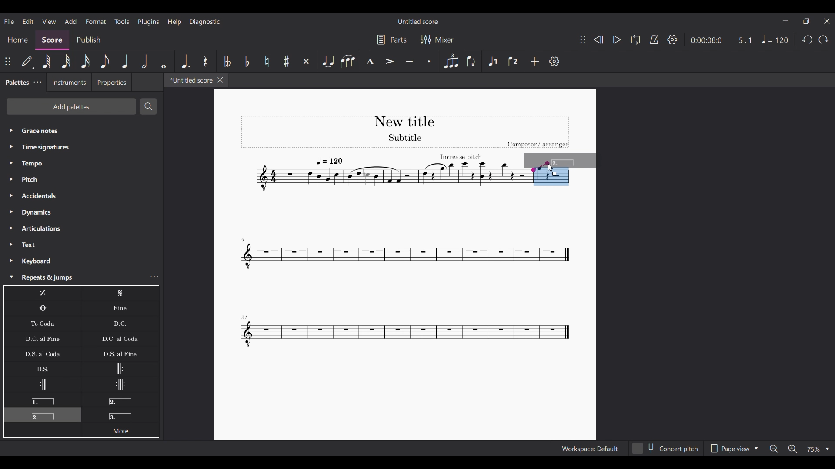 The height and width of the screenshot is (469, 835). I want to click on Toggle natural, so click(267, 61).